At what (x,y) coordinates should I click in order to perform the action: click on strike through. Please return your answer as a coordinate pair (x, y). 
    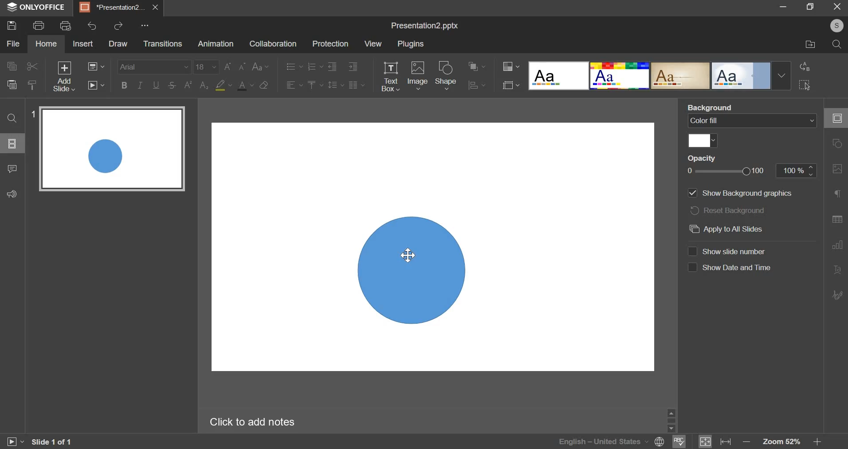
    Looking at the image, I should click on (171, 85).